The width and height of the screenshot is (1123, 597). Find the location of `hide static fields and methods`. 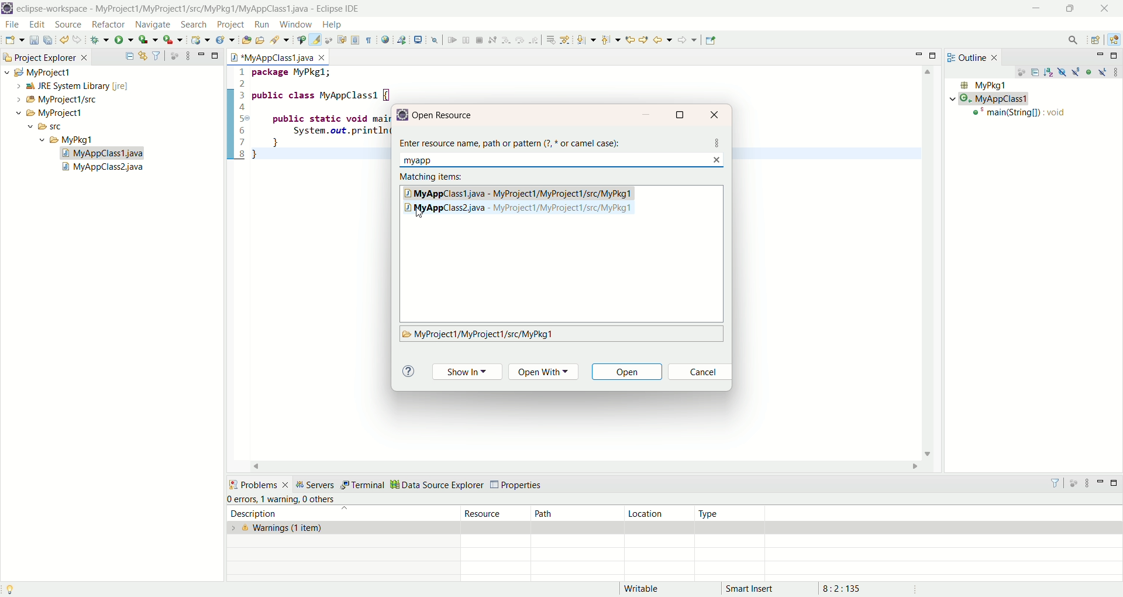

hide static fields and methods is located at coordinates (1076, 73).